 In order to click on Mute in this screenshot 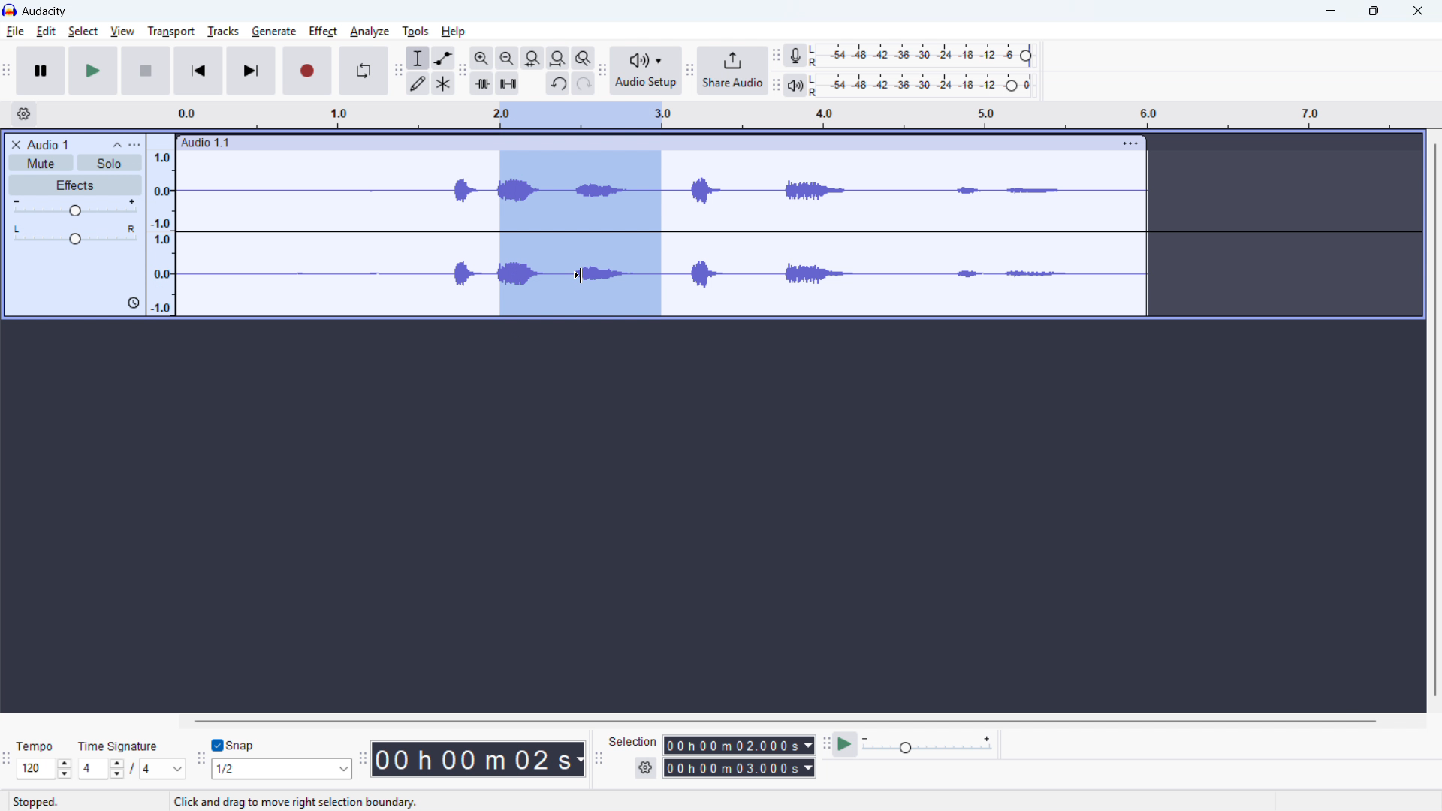, I will do `click(40, 162)`.